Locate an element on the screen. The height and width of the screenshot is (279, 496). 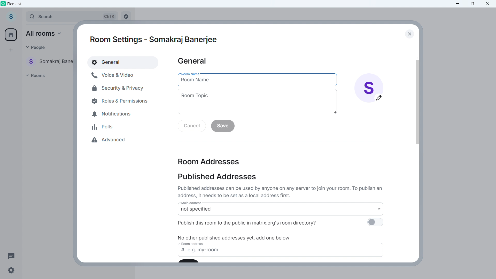
search is located at coordinates (72, 16).